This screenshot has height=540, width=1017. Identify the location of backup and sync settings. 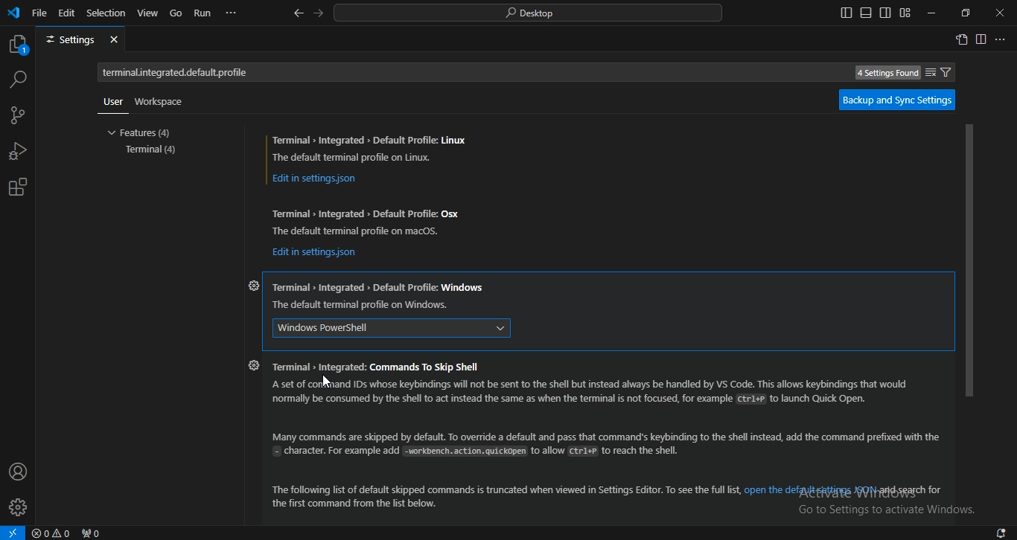
(901, 98).